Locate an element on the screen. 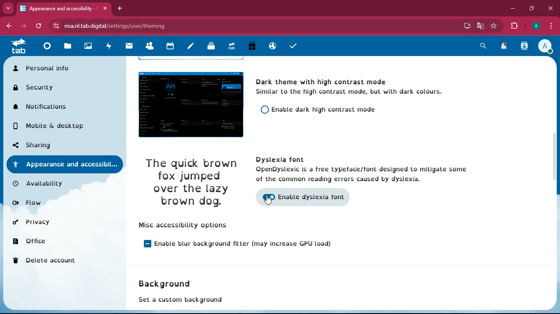 Image resolution: width=560 pixels, height=314 pixels. more is located at coordinates (8, 8).